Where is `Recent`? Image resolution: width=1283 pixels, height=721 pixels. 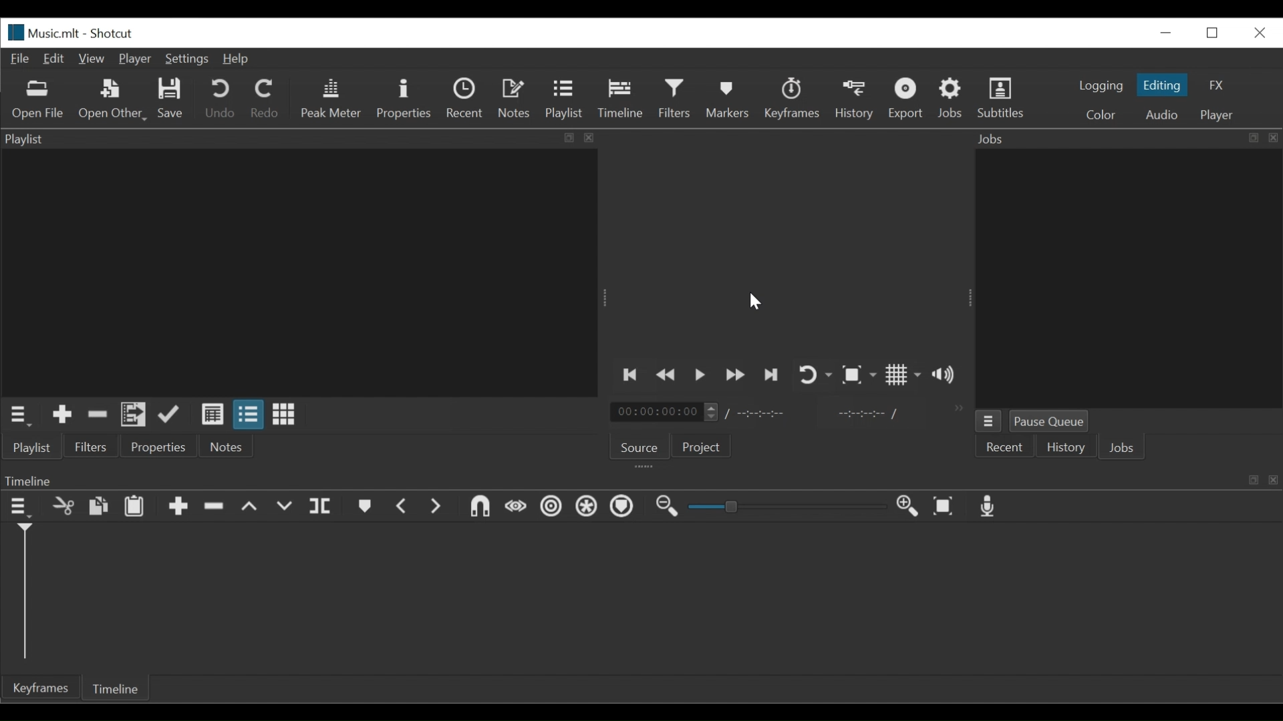 Recent is located at coordinates (466, 96).